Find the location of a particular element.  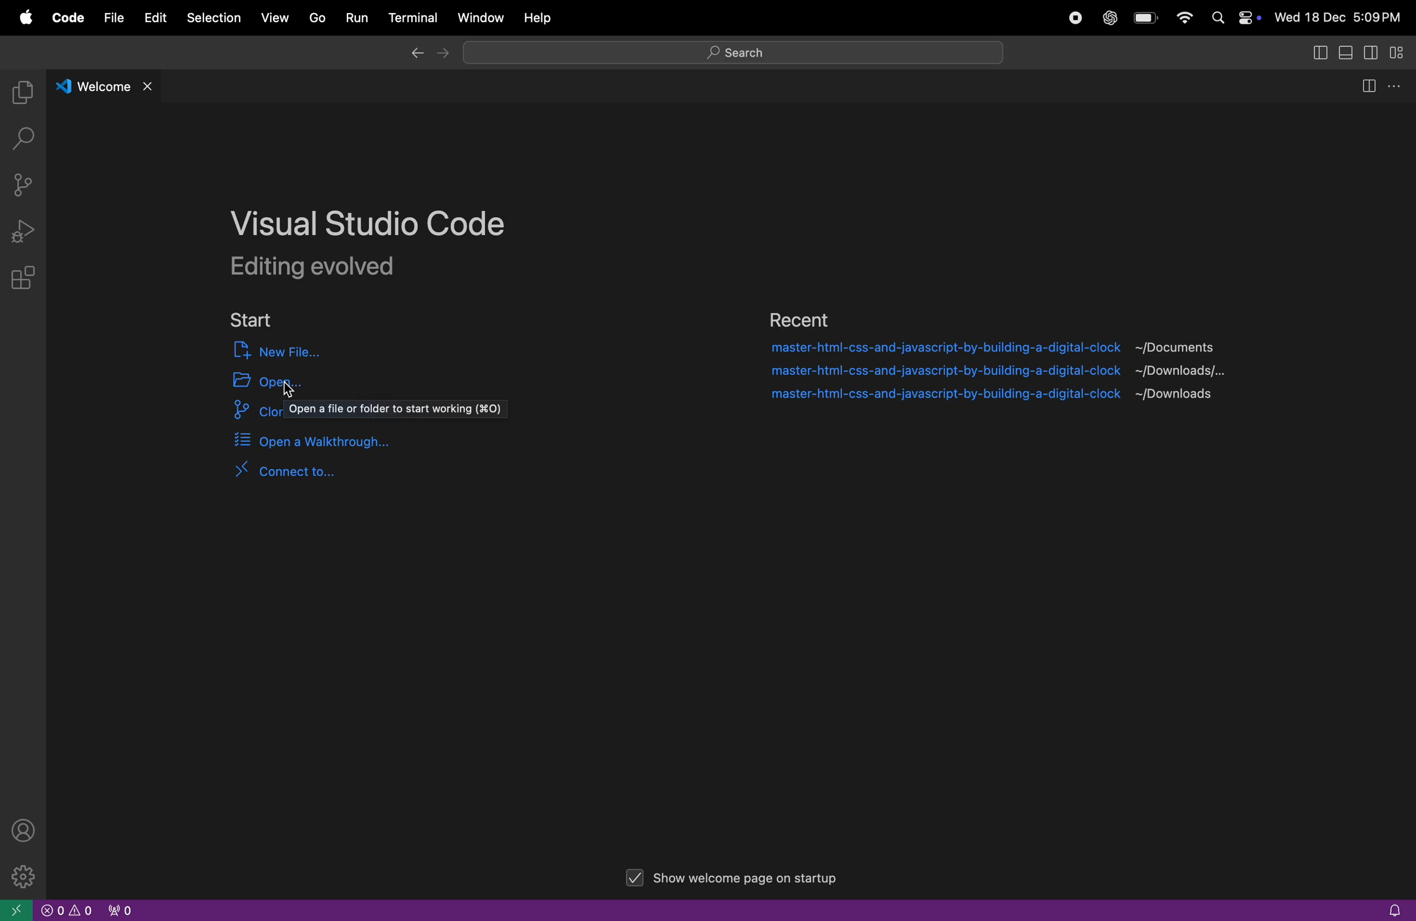

Cursor is located at coordinates (288, 389).